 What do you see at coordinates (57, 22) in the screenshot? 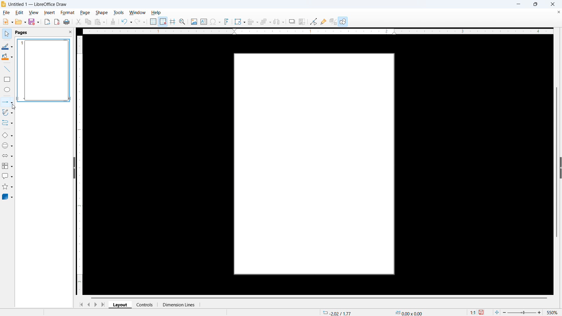
I see `Export as P D F ` at bounding box center [57, 22].